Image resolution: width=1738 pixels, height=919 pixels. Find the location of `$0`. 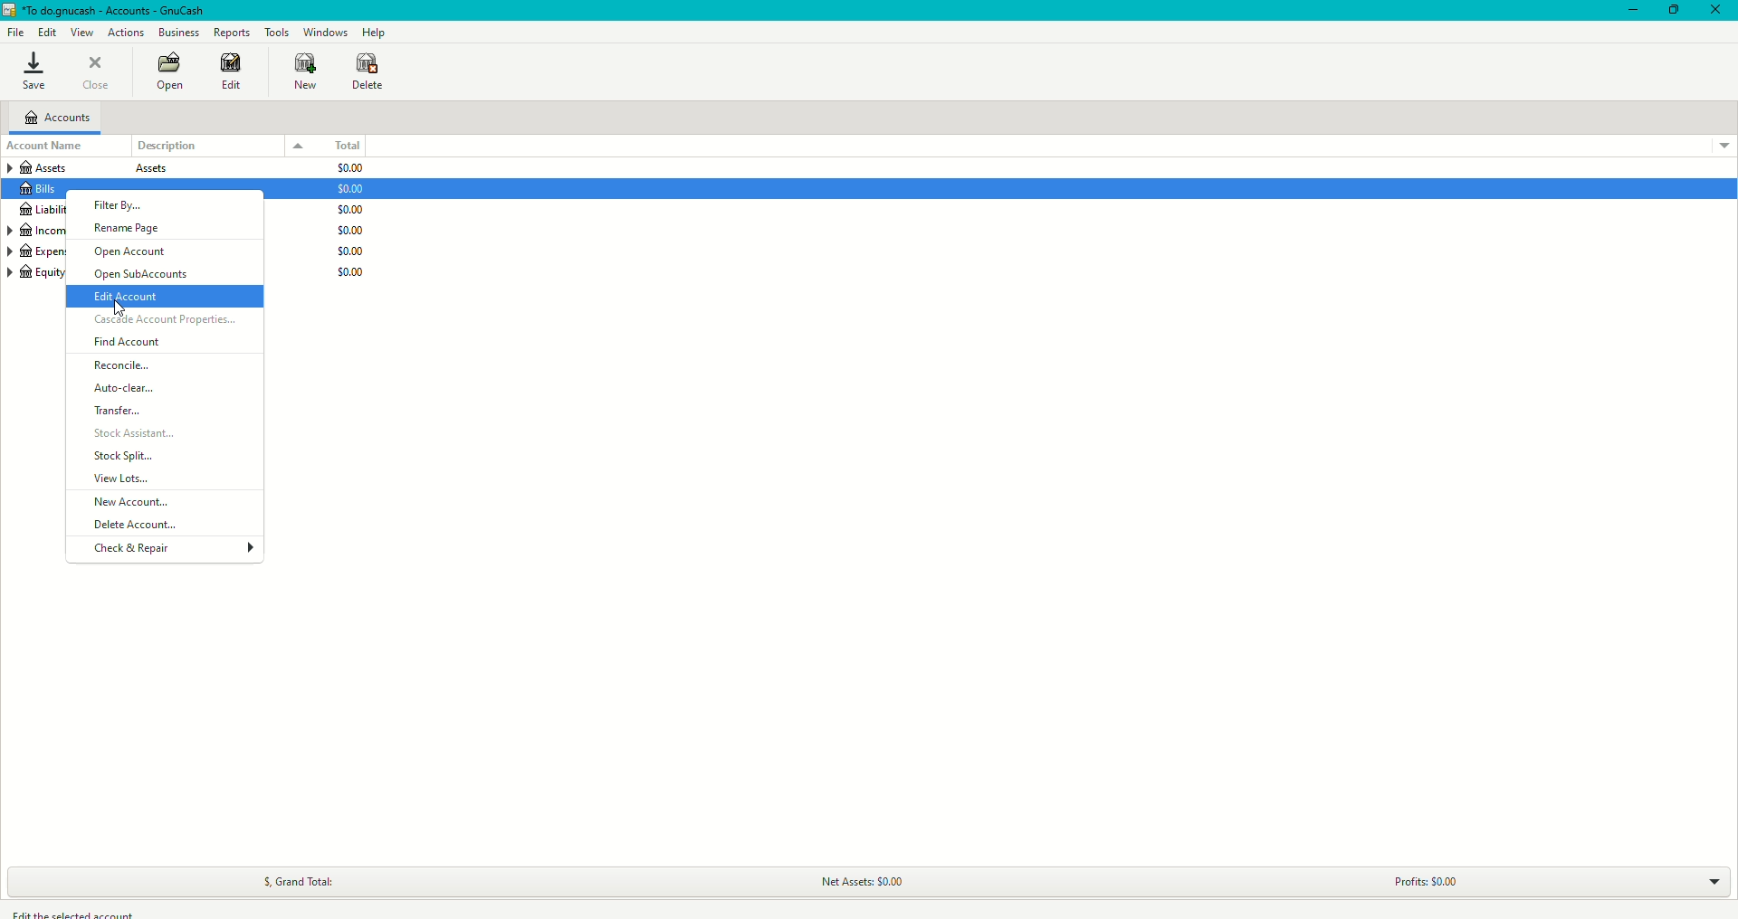

$0 is located at coordinates (358, 228).